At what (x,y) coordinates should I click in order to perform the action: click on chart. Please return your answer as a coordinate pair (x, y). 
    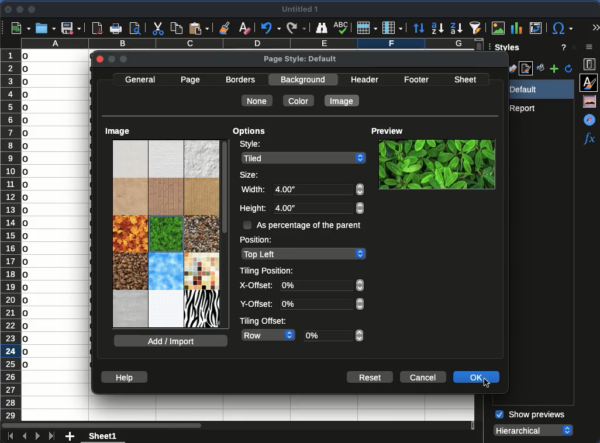
    Looking at the image, I should click on (516, 27).